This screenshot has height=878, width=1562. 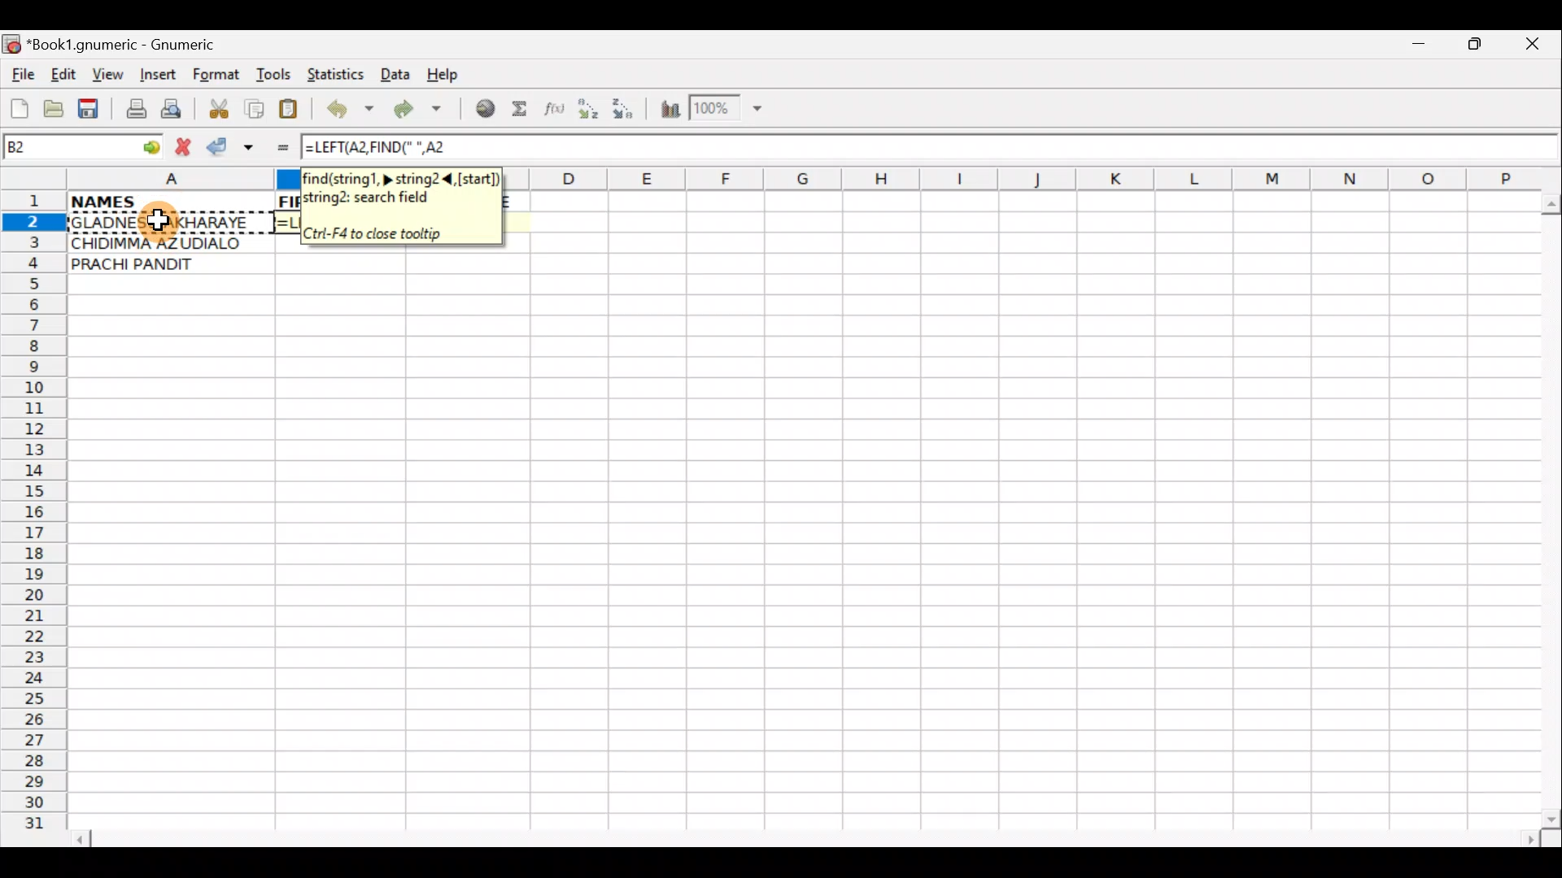 What do you see at coordinates (1015, 150) in the screenshot?
I see `Formula bar` at bounding box center [1015, 150].